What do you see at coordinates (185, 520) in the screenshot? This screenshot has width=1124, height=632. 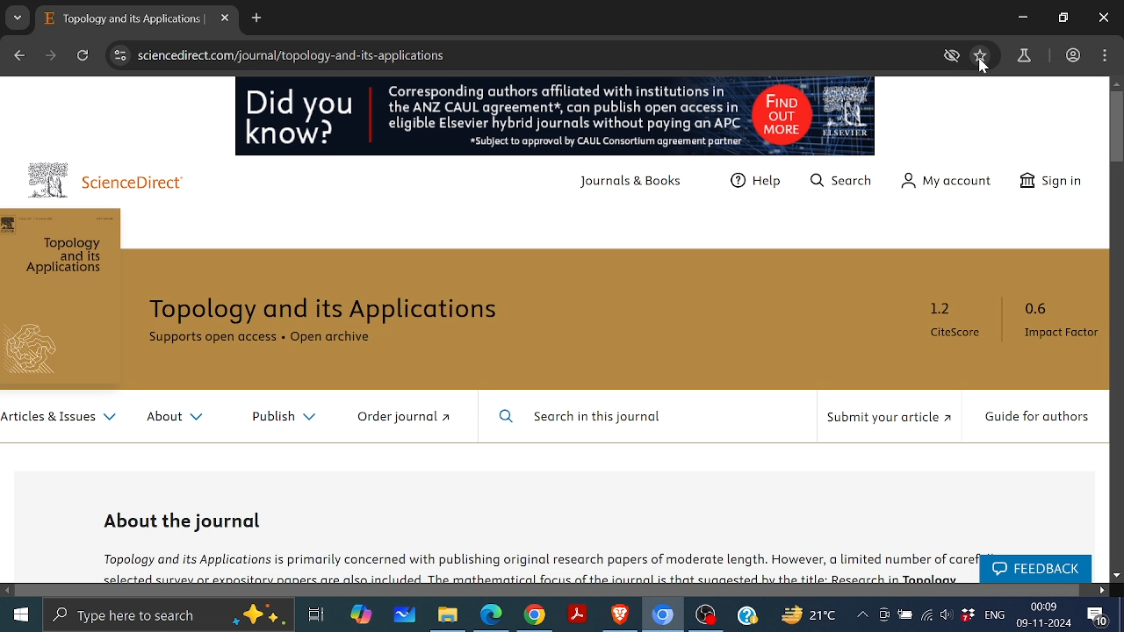 I see `about the journal` at bounding box center [185, 520].